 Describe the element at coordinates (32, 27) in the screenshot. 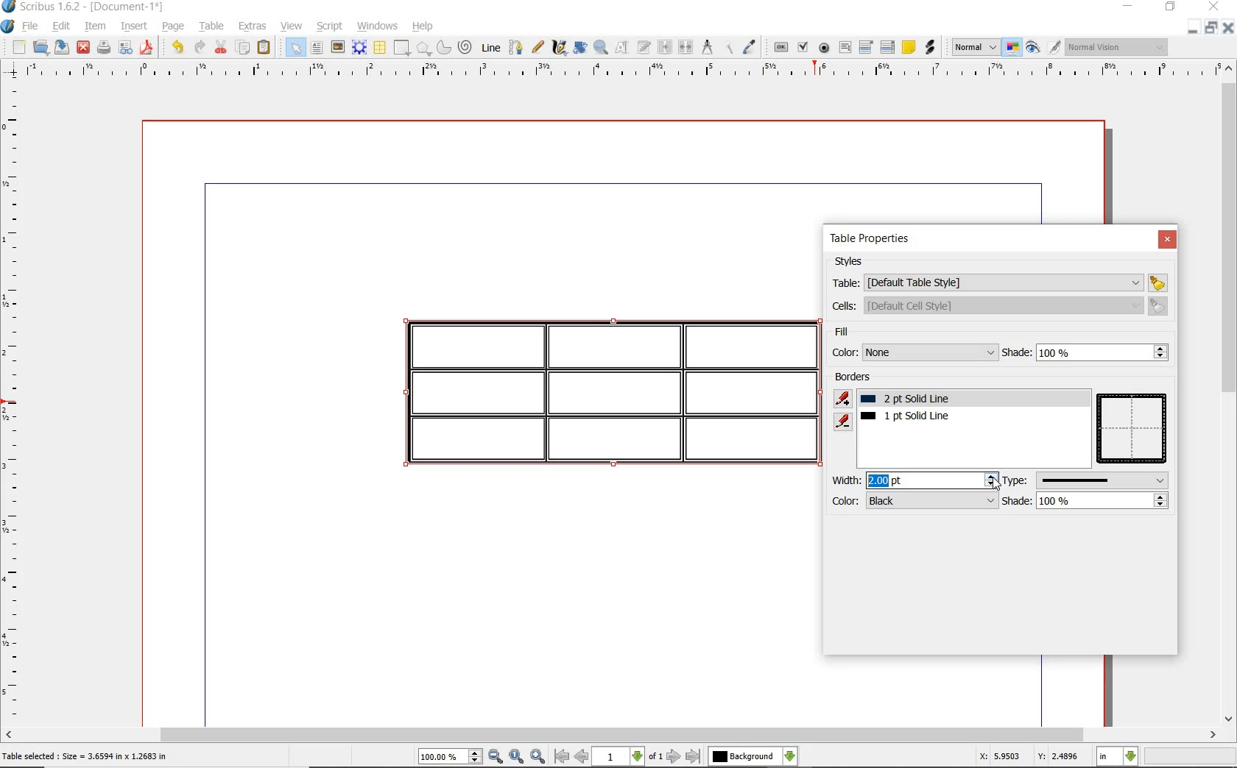

I see `file` at that location.